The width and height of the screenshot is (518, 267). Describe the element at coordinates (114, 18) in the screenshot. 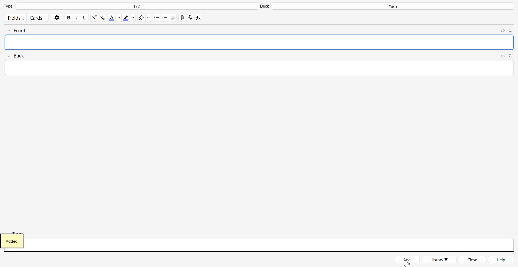

I see `Text color` at that location.